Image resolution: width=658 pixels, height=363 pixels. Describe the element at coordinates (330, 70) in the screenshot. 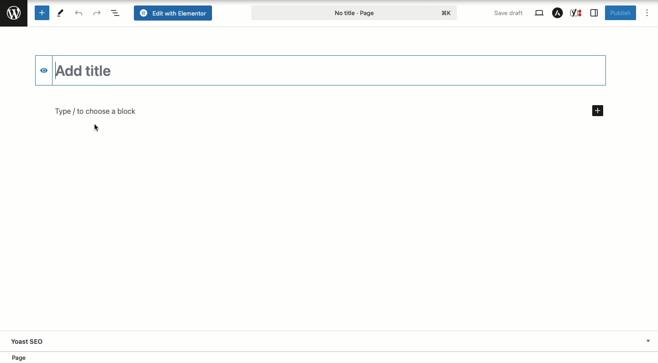

I see `Add title` at that location.